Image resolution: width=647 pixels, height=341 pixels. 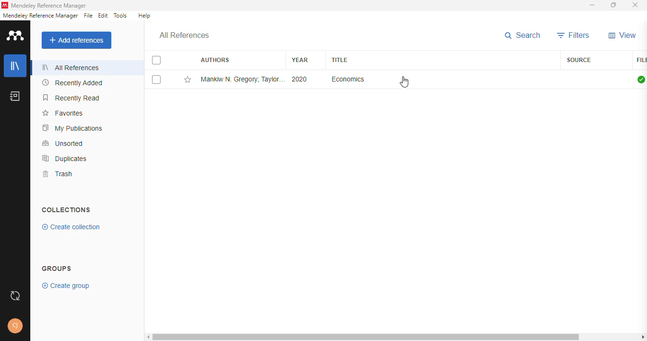 What do you see at coordinates (640, 60) in the screenshot?
I see `file` at bounding box center [640, 60].